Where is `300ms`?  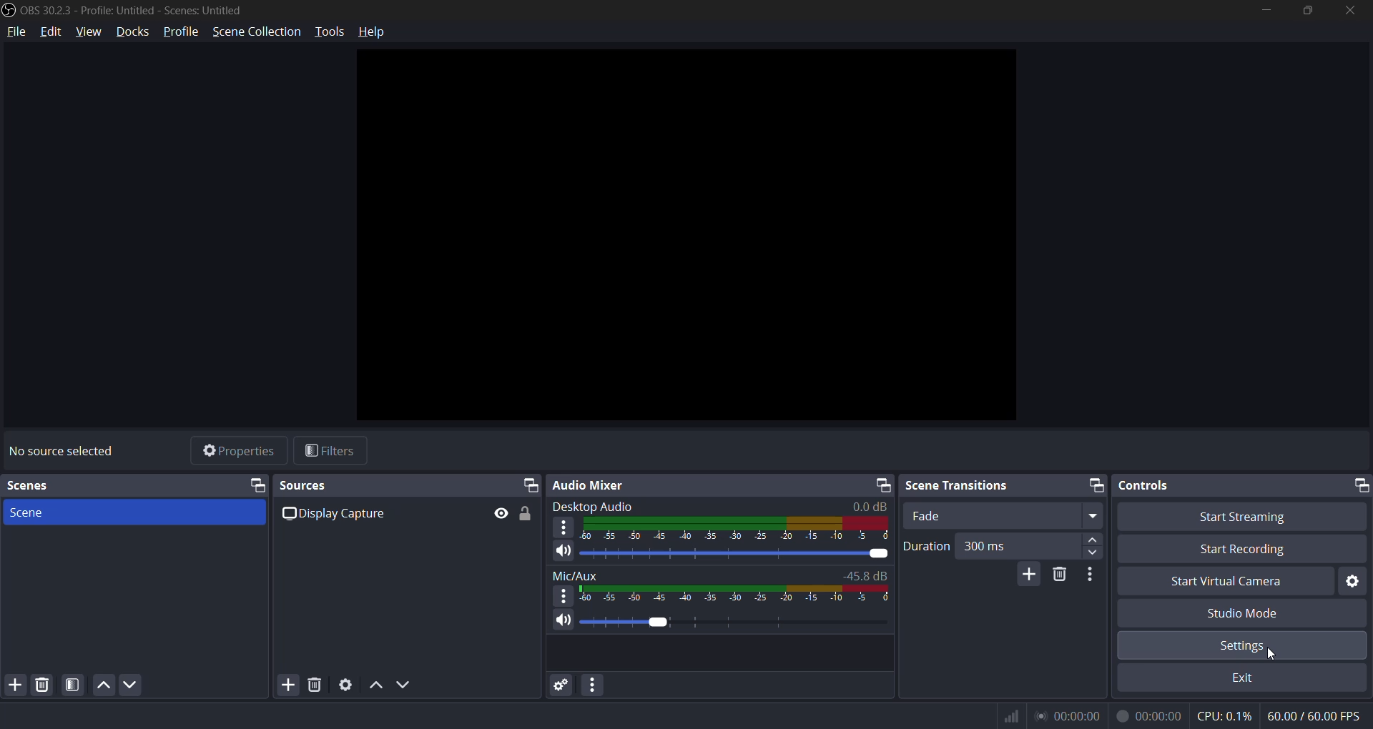 300ms is located at coordinates (1007, 545).